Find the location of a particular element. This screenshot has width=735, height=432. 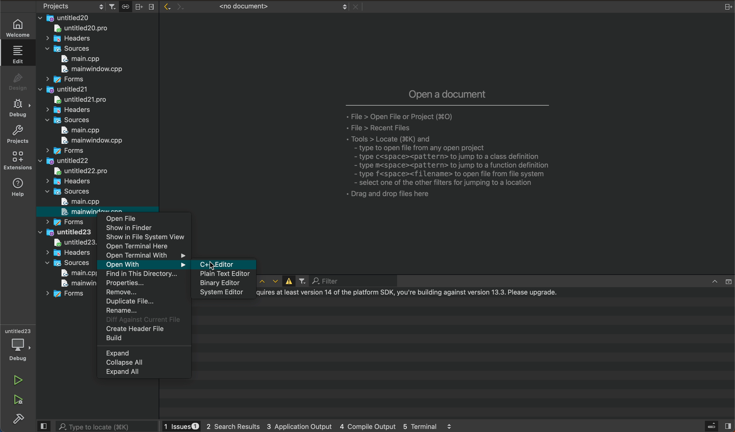

edit is located at coordinates (19, 56).